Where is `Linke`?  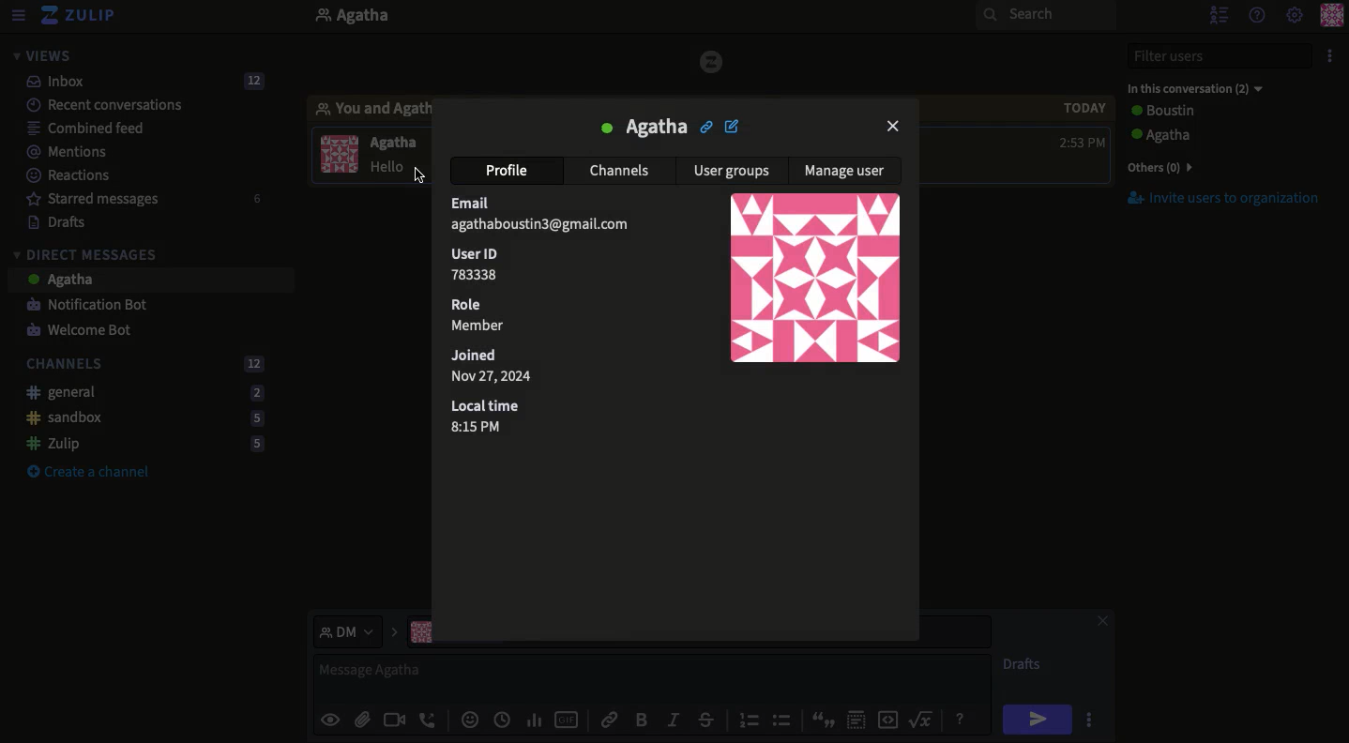 Linke is located at coordinates (705, 125).